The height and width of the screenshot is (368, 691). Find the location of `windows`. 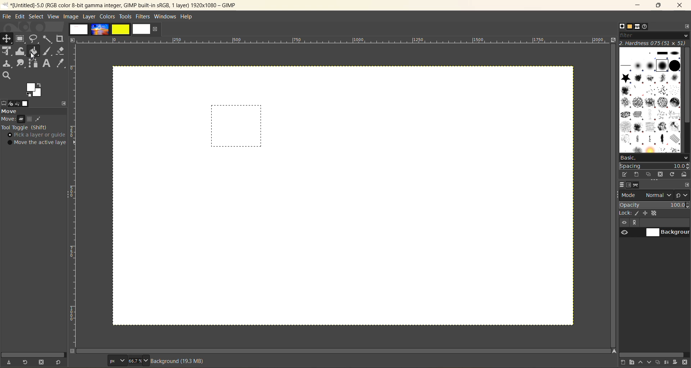

windows is located at coordinates (166, 17).